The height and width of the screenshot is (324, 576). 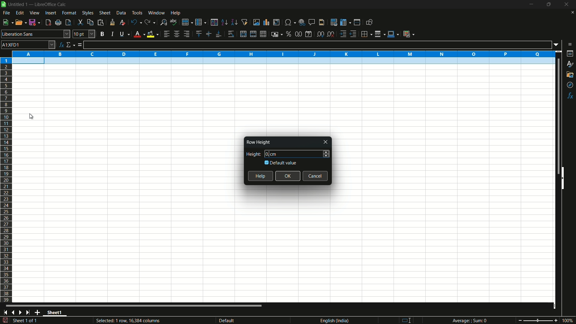 I want to click on wrap text, so click(x=232, y=34).